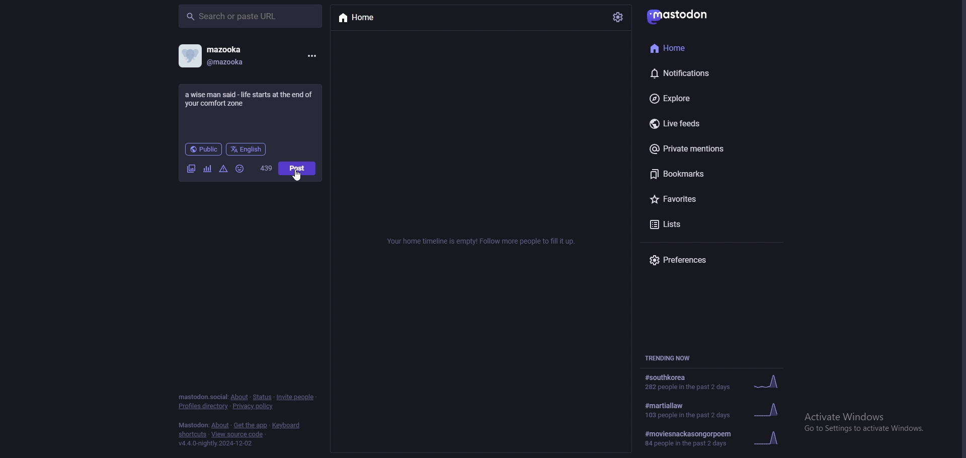 The height and width of the screenshot is (458, 966). What do you see at coordinates (266, 168) in the screenshot?
I see `word limit` at bounding box center [266, 168].